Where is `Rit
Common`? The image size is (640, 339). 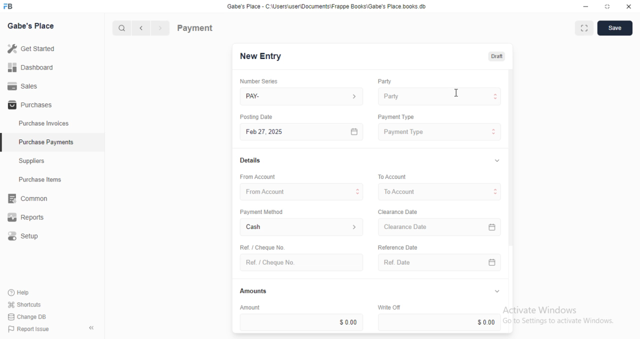
Rit
Common is located at coordinates (27, 199).